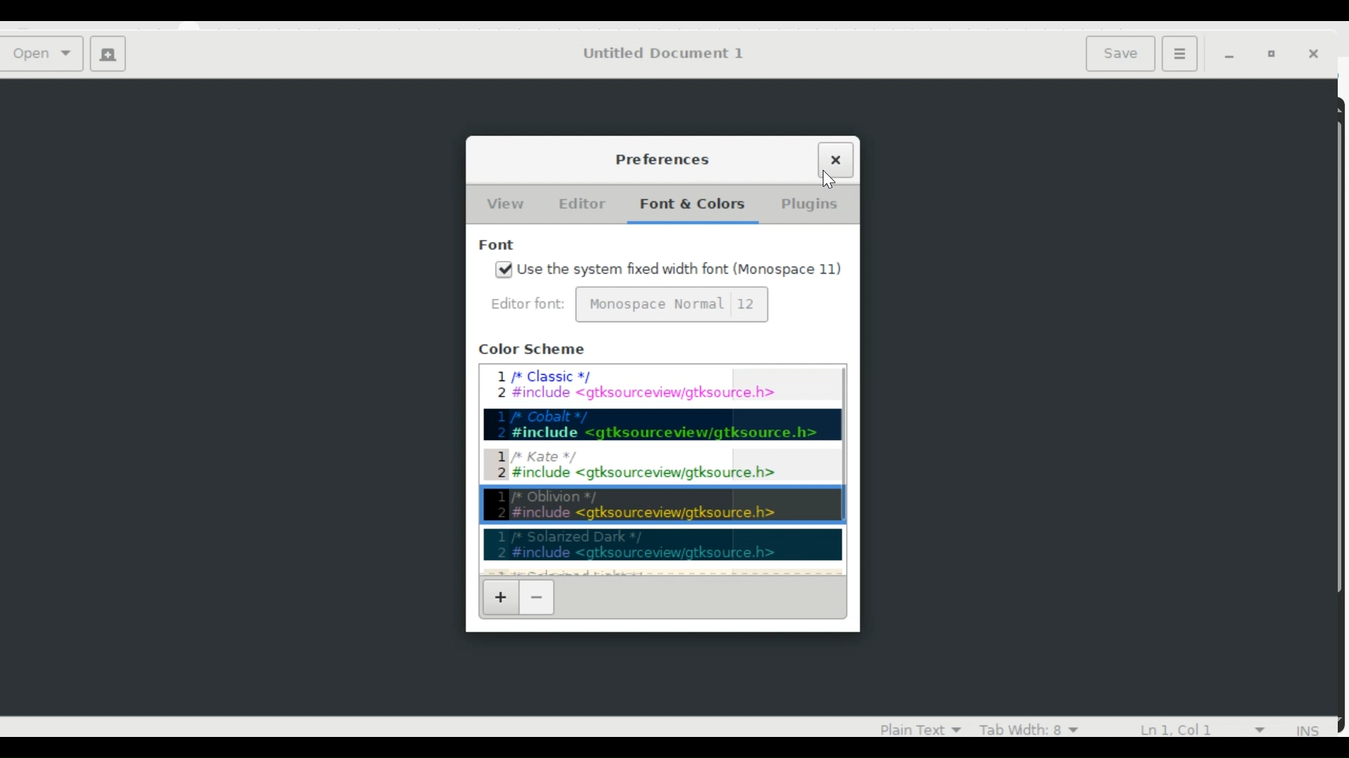 This screenshot has width=1349, height=758. Describe the element at coordinates (912, 728) in the screenshot. I see `plan Text` at that location.